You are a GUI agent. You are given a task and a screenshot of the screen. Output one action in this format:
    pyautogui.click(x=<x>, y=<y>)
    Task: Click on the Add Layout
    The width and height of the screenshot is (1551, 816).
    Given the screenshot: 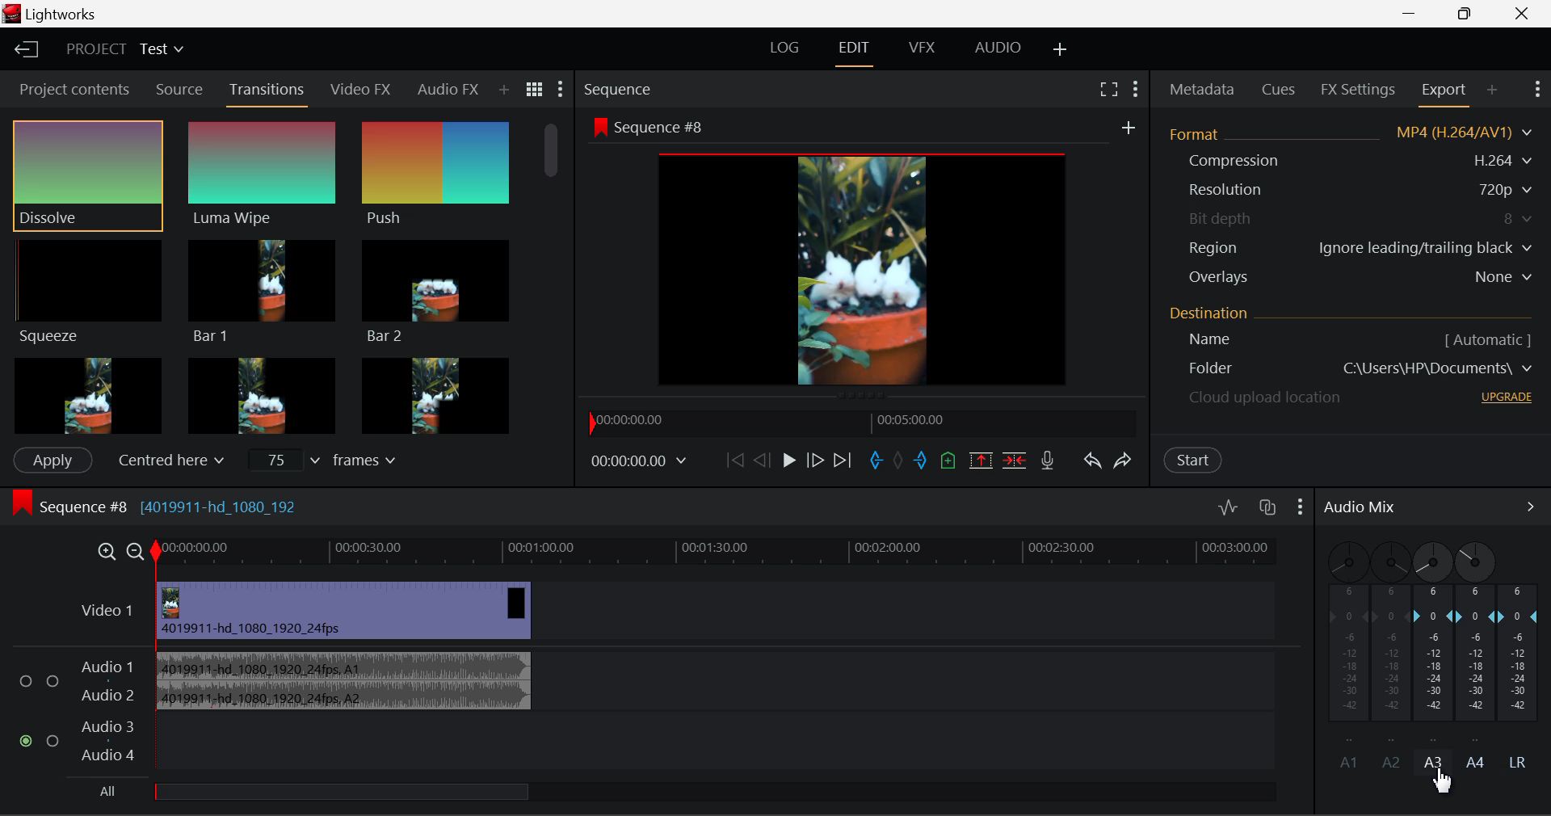 What is the action you would take?
    pyautogui.click(x=1061, y=47)
    